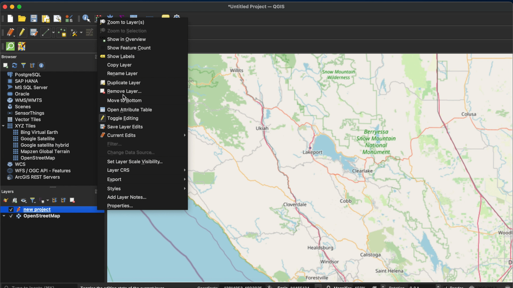 The image size is (513, 288). Describe the element at coordinates (34, 33) in the screenshot. I see `save edits` at that location.